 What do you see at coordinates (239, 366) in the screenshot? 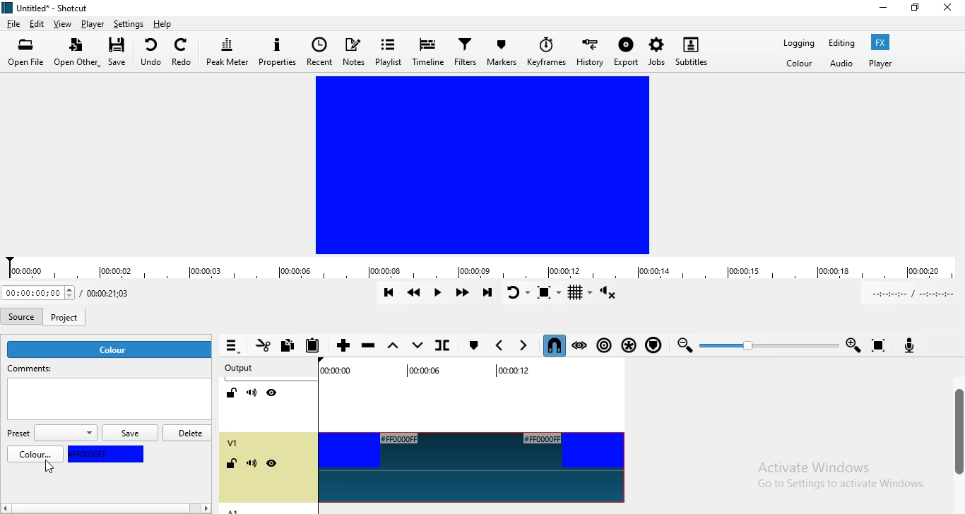
I see `Output` at bounding box center [239, 366].